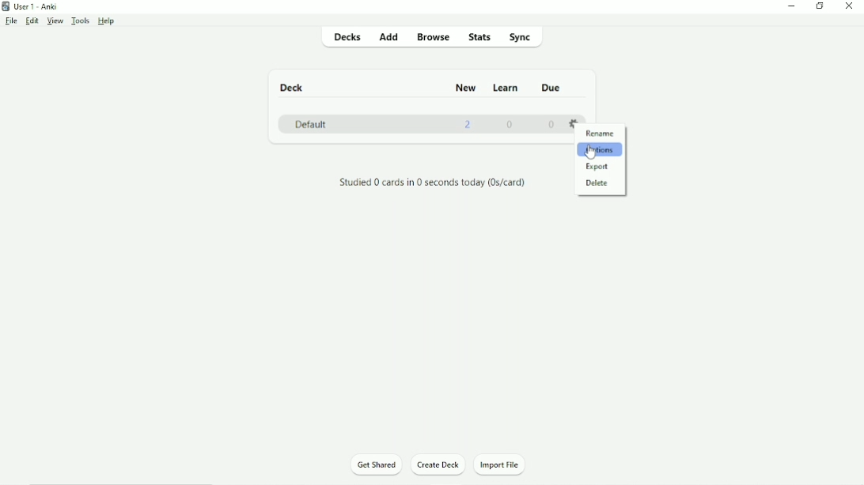 The width and height of the screenshot is (864, 485). Describe the element at coordinates (521, 38) in the screenshot. I see `Sync` at that location.